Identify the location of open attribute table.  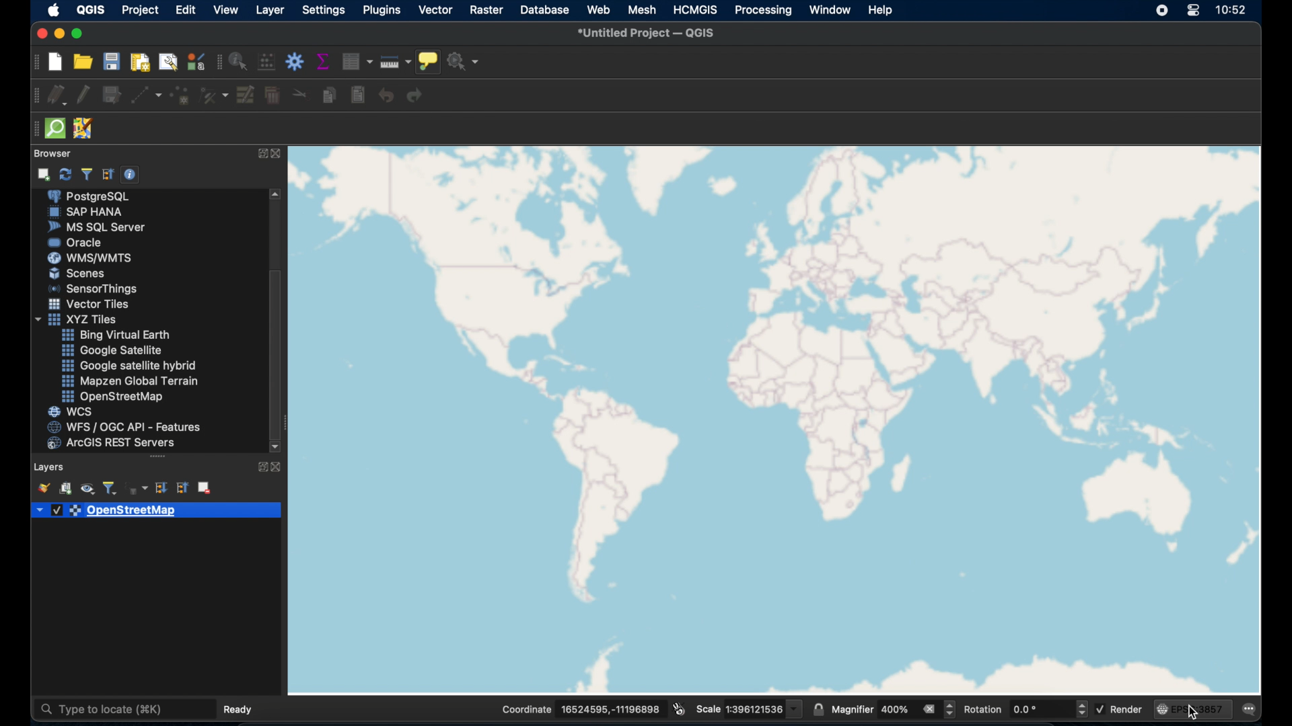
(357, 61).